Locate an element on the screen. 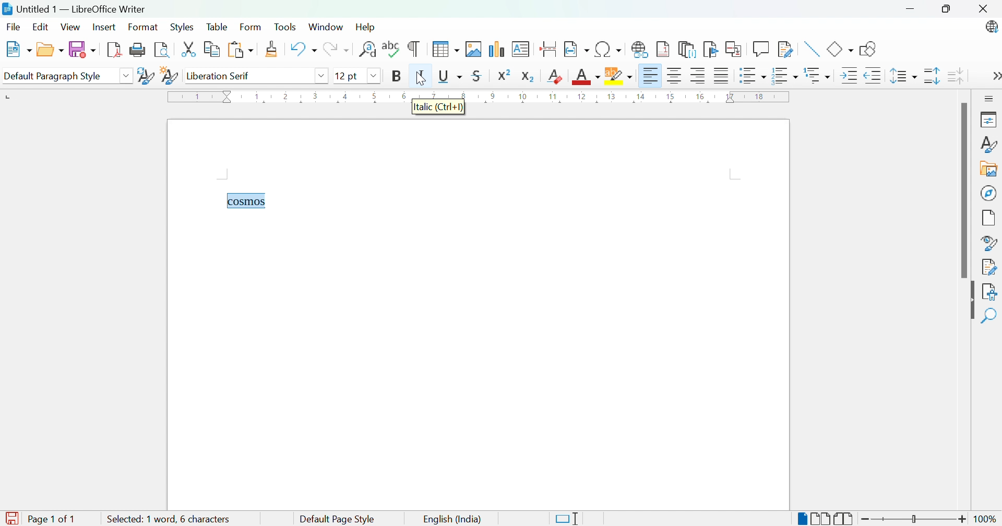 This screenshot has height=526, width=1002. Help is located at coordinates (368, 28).